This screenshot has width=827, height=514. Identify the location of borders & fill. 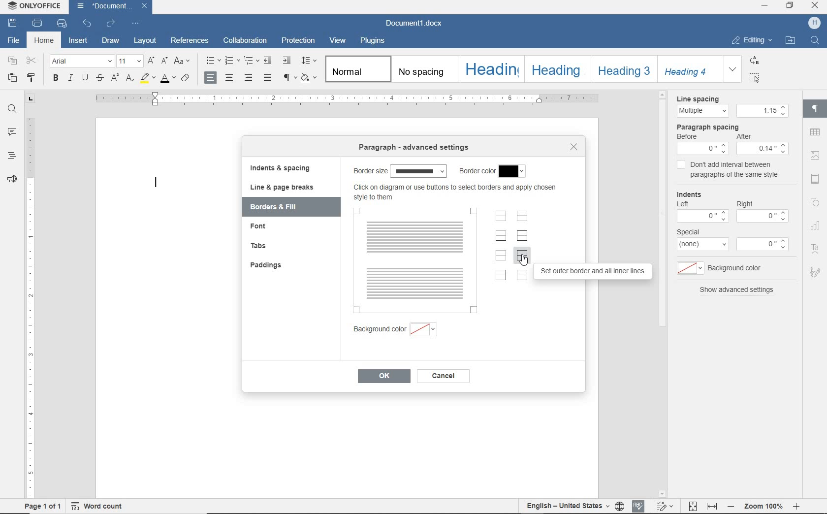
(281, 207).